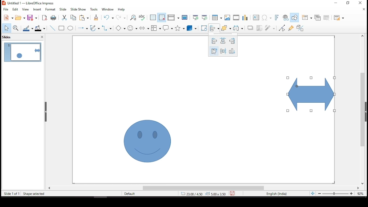  I want to click on export as pdf, so click(44, 18).